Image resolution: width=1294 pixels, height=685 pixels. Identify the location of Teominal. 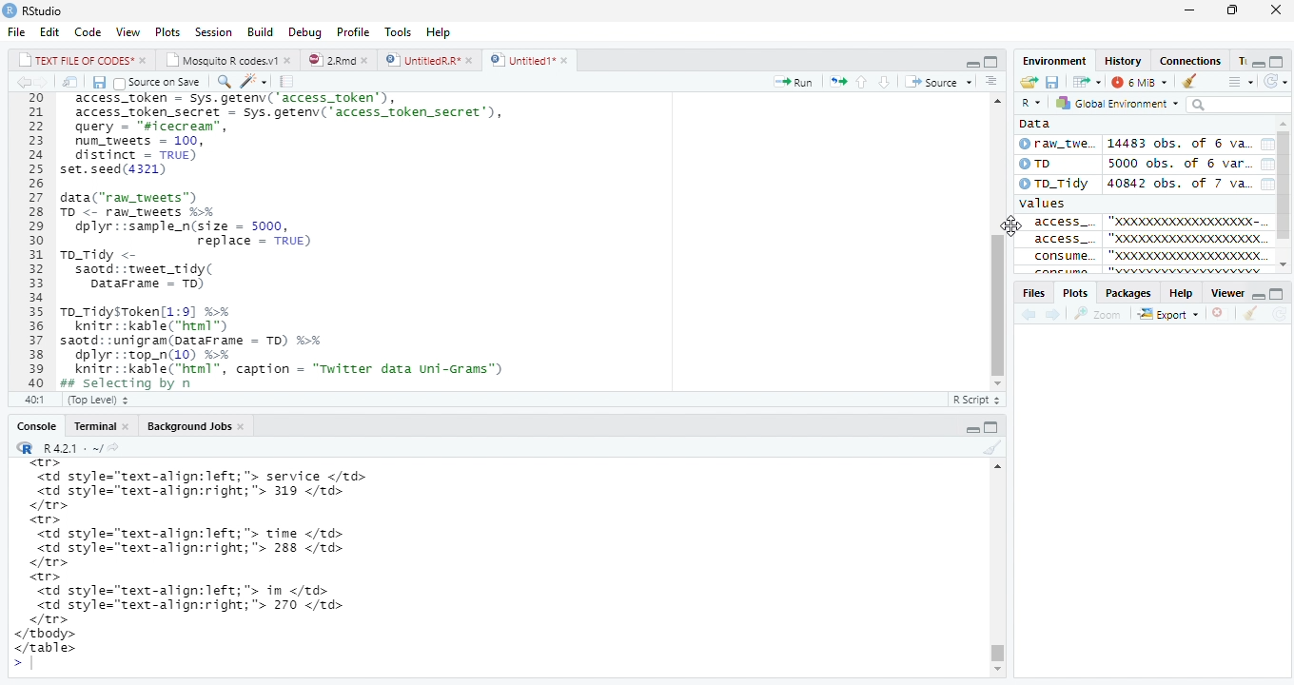
(100, 423).